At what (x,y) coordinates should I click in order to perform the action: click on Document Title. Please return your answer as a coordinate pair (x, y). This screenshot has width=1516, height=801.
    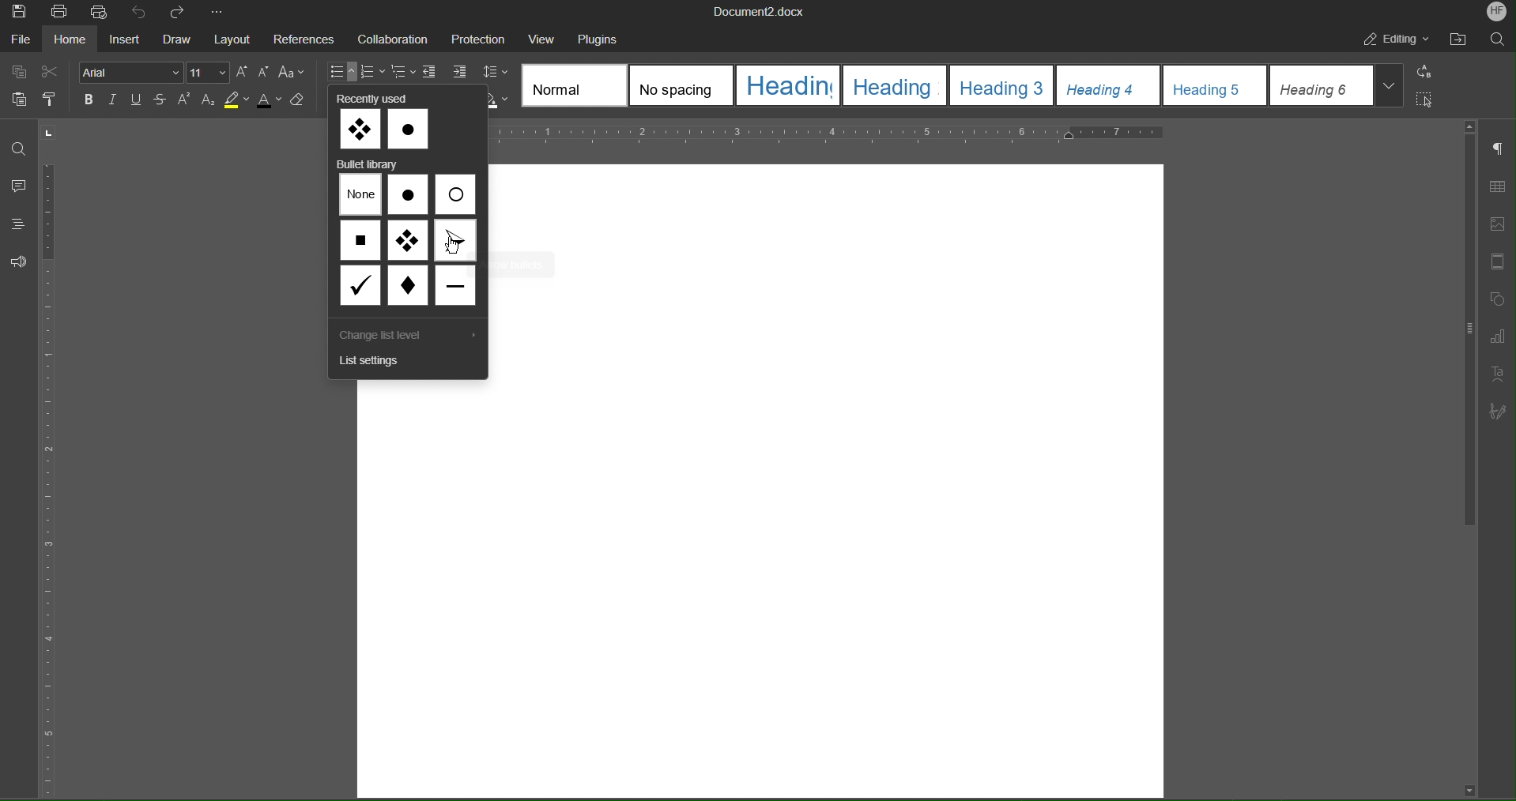
    Looking at the image, I should click on (761, 11).